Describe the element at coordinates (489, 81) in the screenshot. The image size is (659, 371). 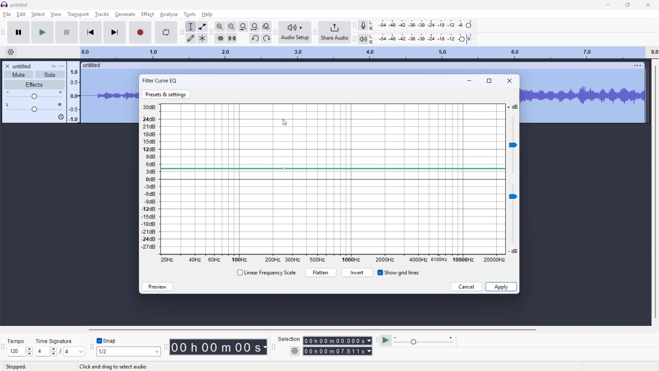
I see `Maximise ` at that location.